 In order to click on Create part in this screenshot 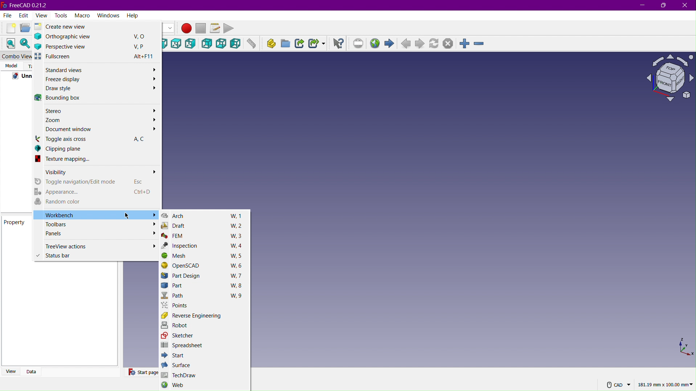, I will do `click(270, 44)`.